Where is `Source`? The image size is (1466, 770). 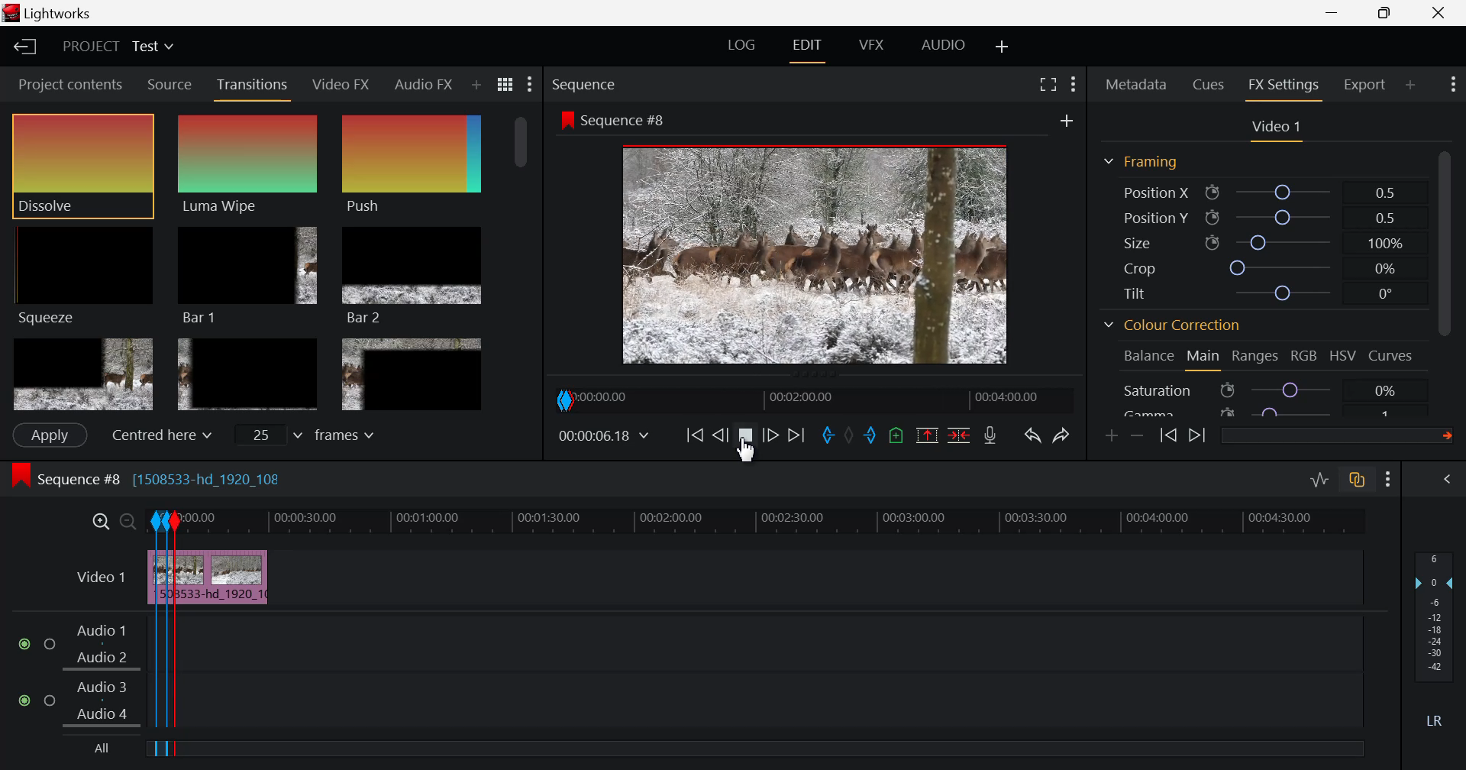
Source is located at coordinates (168, 83).